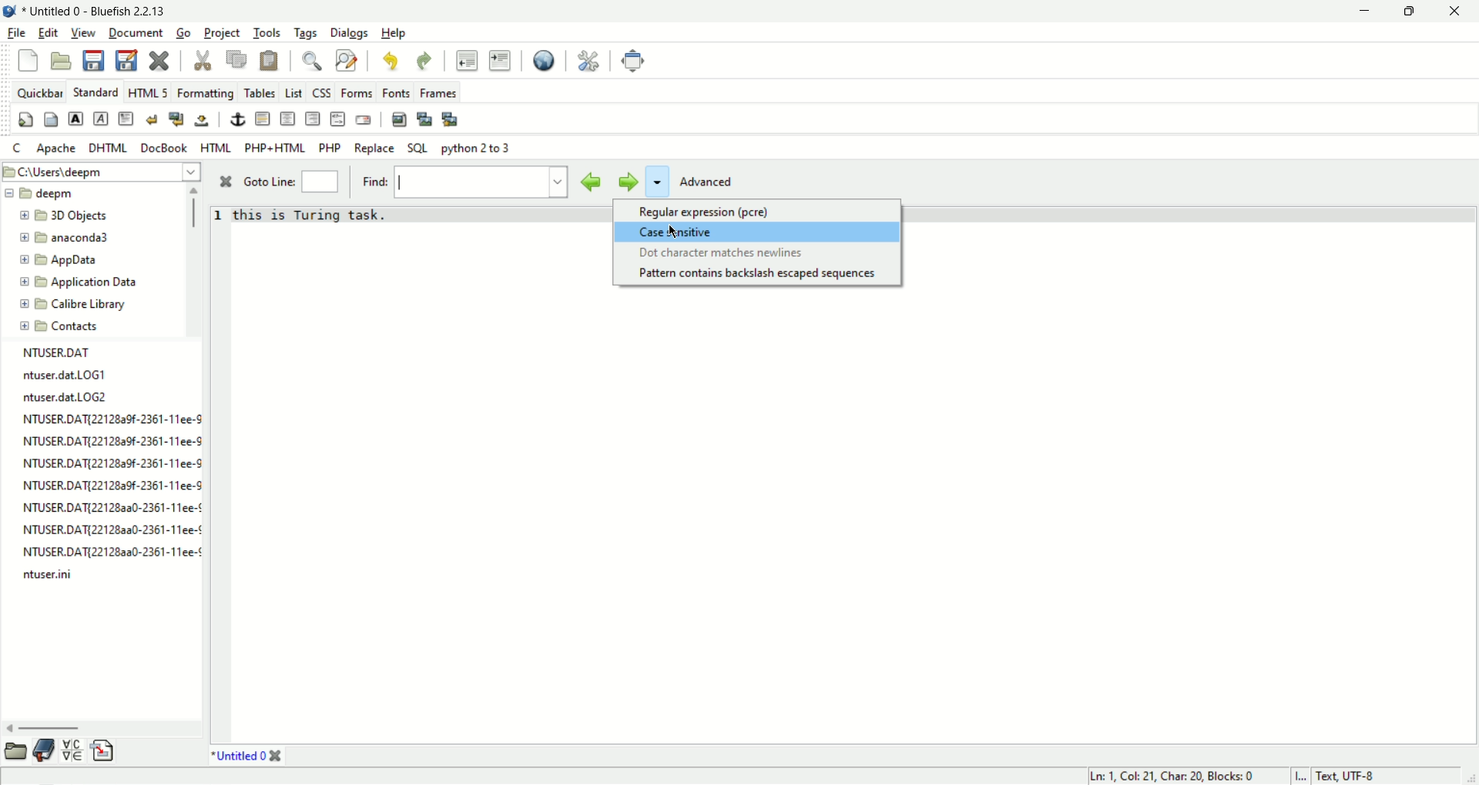 This screenshot has height=785, width=1479. What do you see at coordinates (73, 750) in the screenshot?
I see `char map` at bounding box center [73, 750].